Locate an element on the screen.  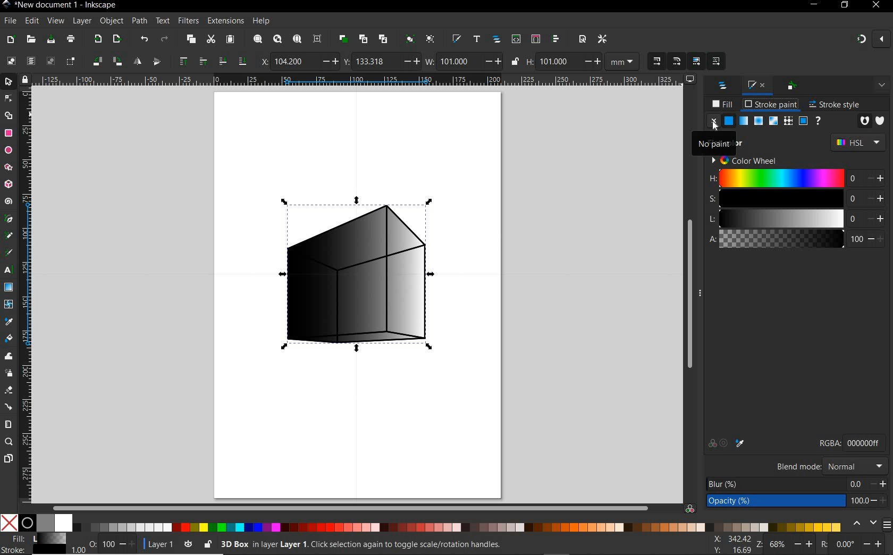
RAISE SELECTION is located at coordinates (181, 60).